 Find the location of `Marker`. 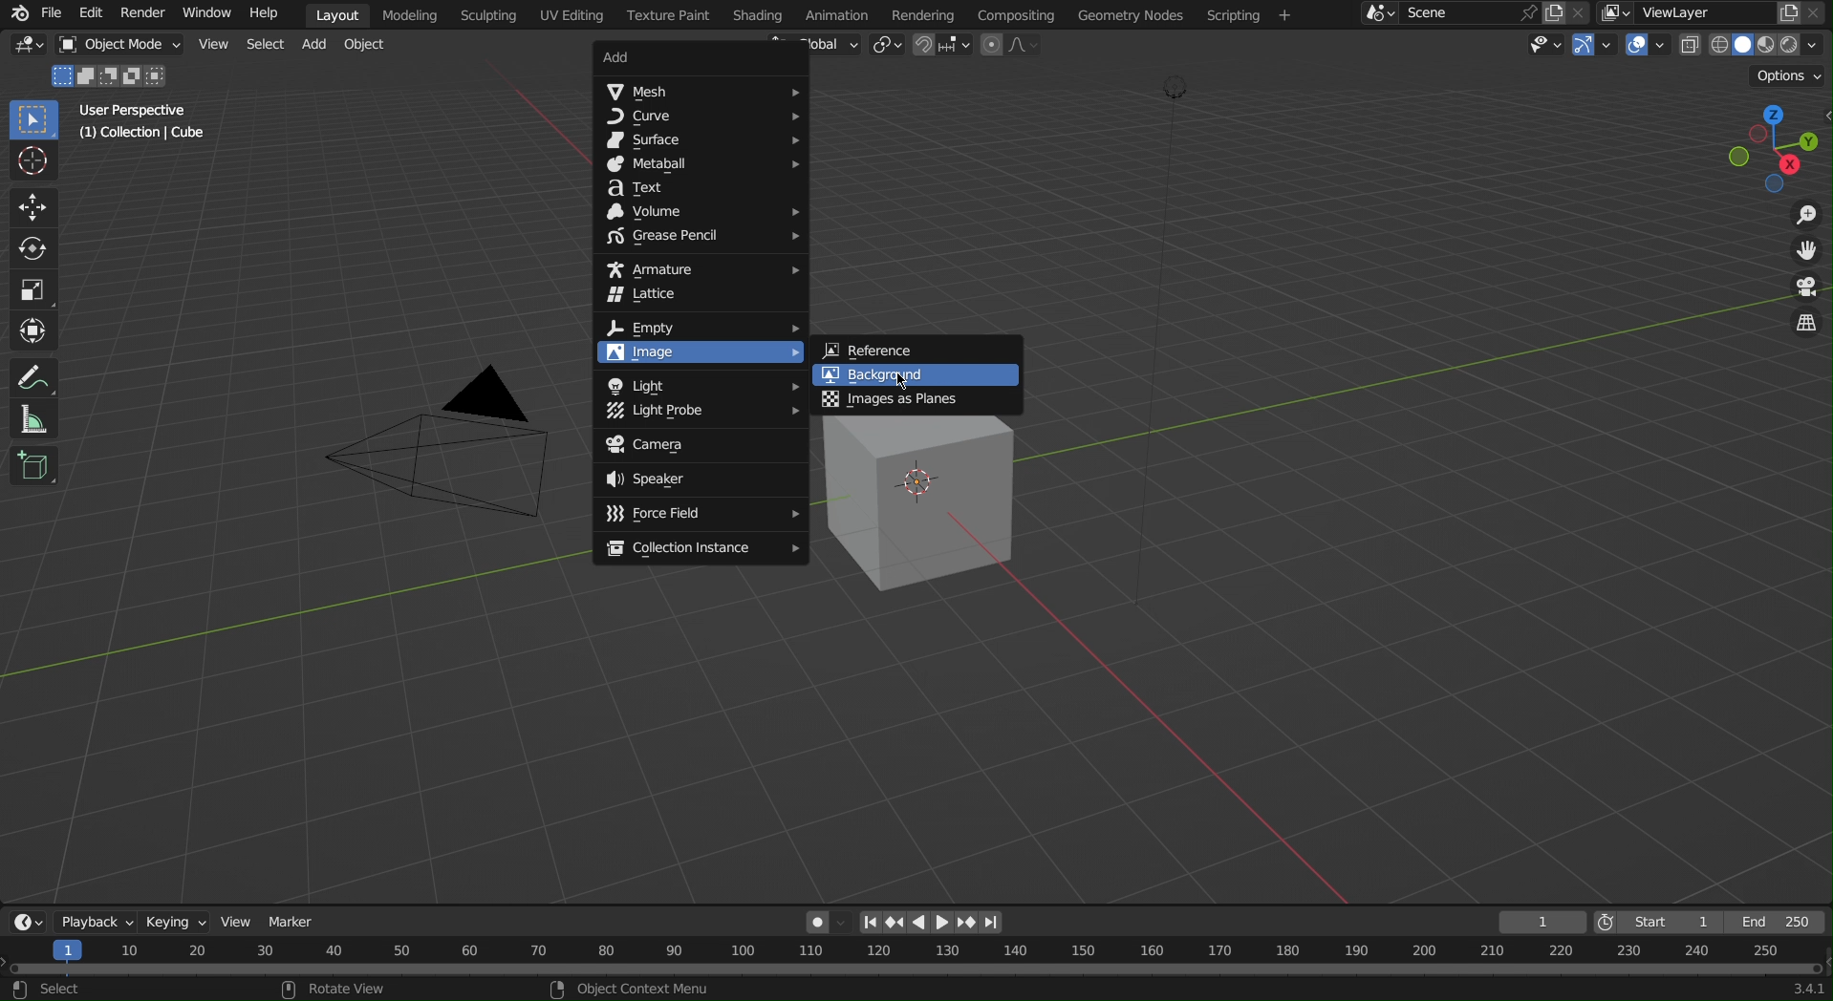

Marker is located at coordinates (298, 920).